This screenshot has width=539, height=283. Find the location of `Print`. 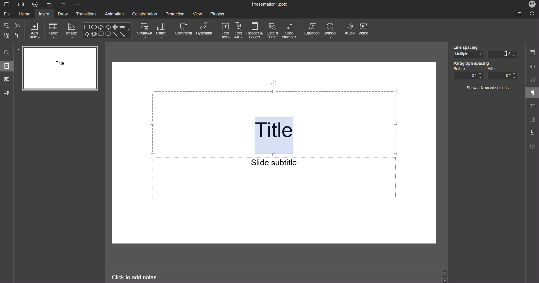

Print is located at coordinates (21, 5).